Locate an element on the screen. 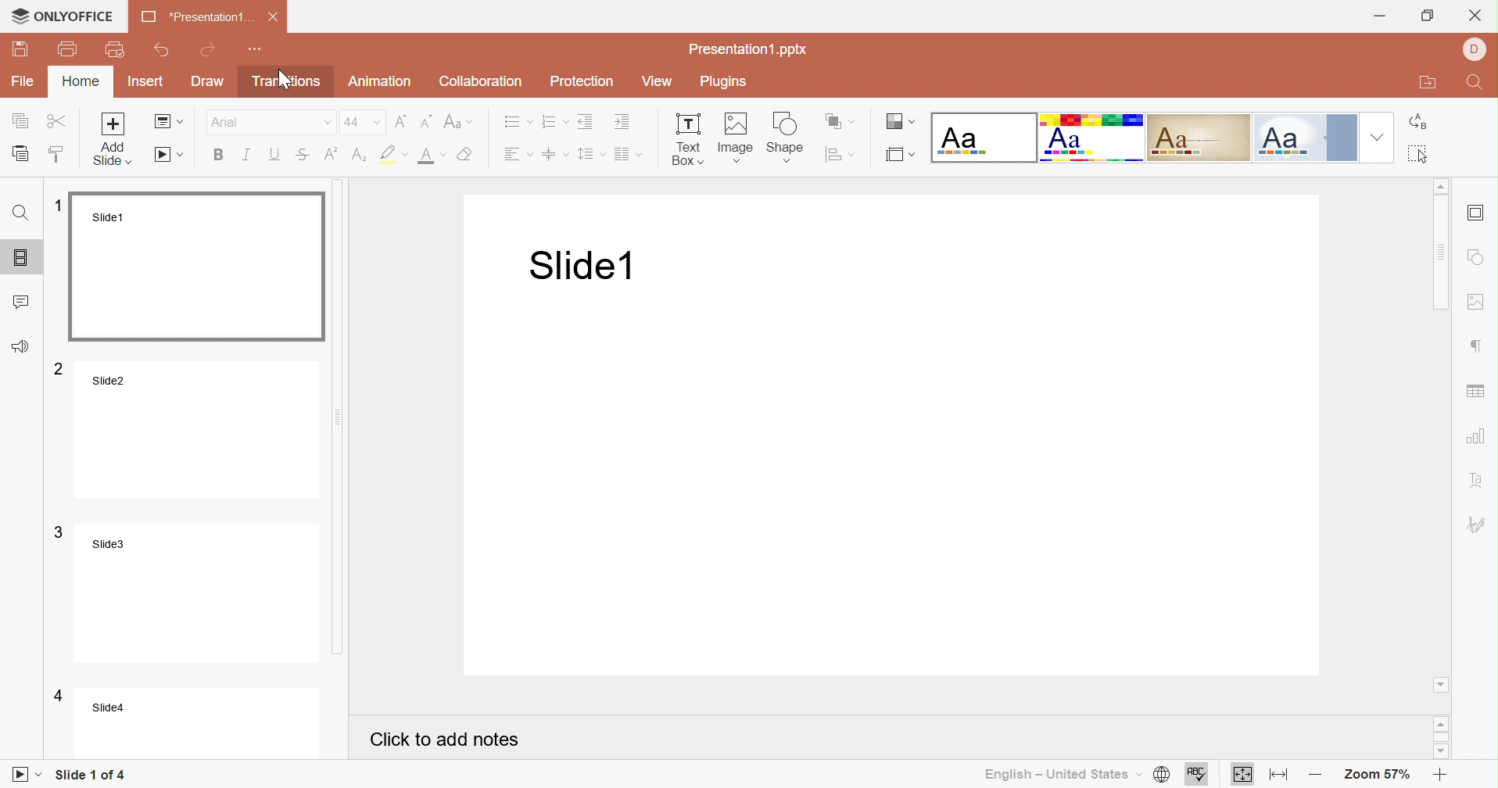  Strikethrough is located at coordinates (308, 157).